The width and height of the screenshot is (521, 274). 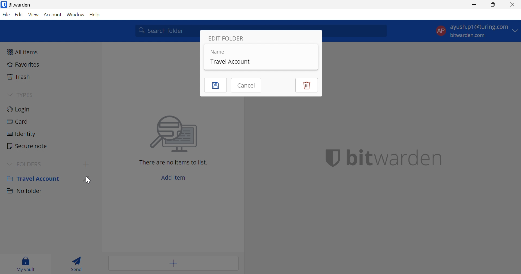 I want to click on Drop Down, so click(x=10, y=163).